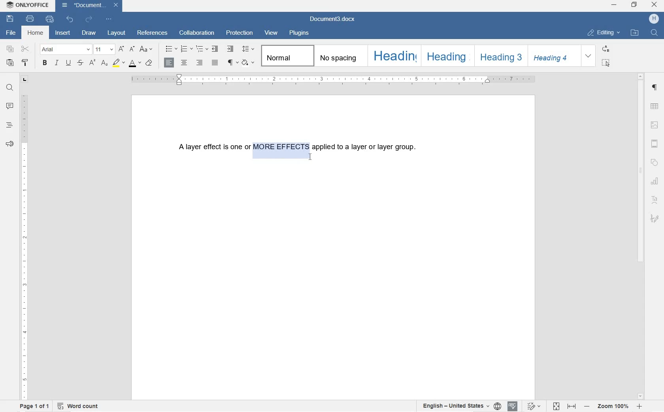 This screenshot has width=664, height=412. What do you see at coordinates (655, 163) in the screenshot?
I see `SHAPE` at bounding box center [655, 163].